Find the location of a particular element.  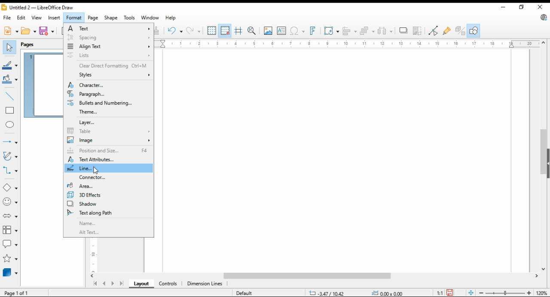

bullets and numbering is located at coordinates (108, 103).